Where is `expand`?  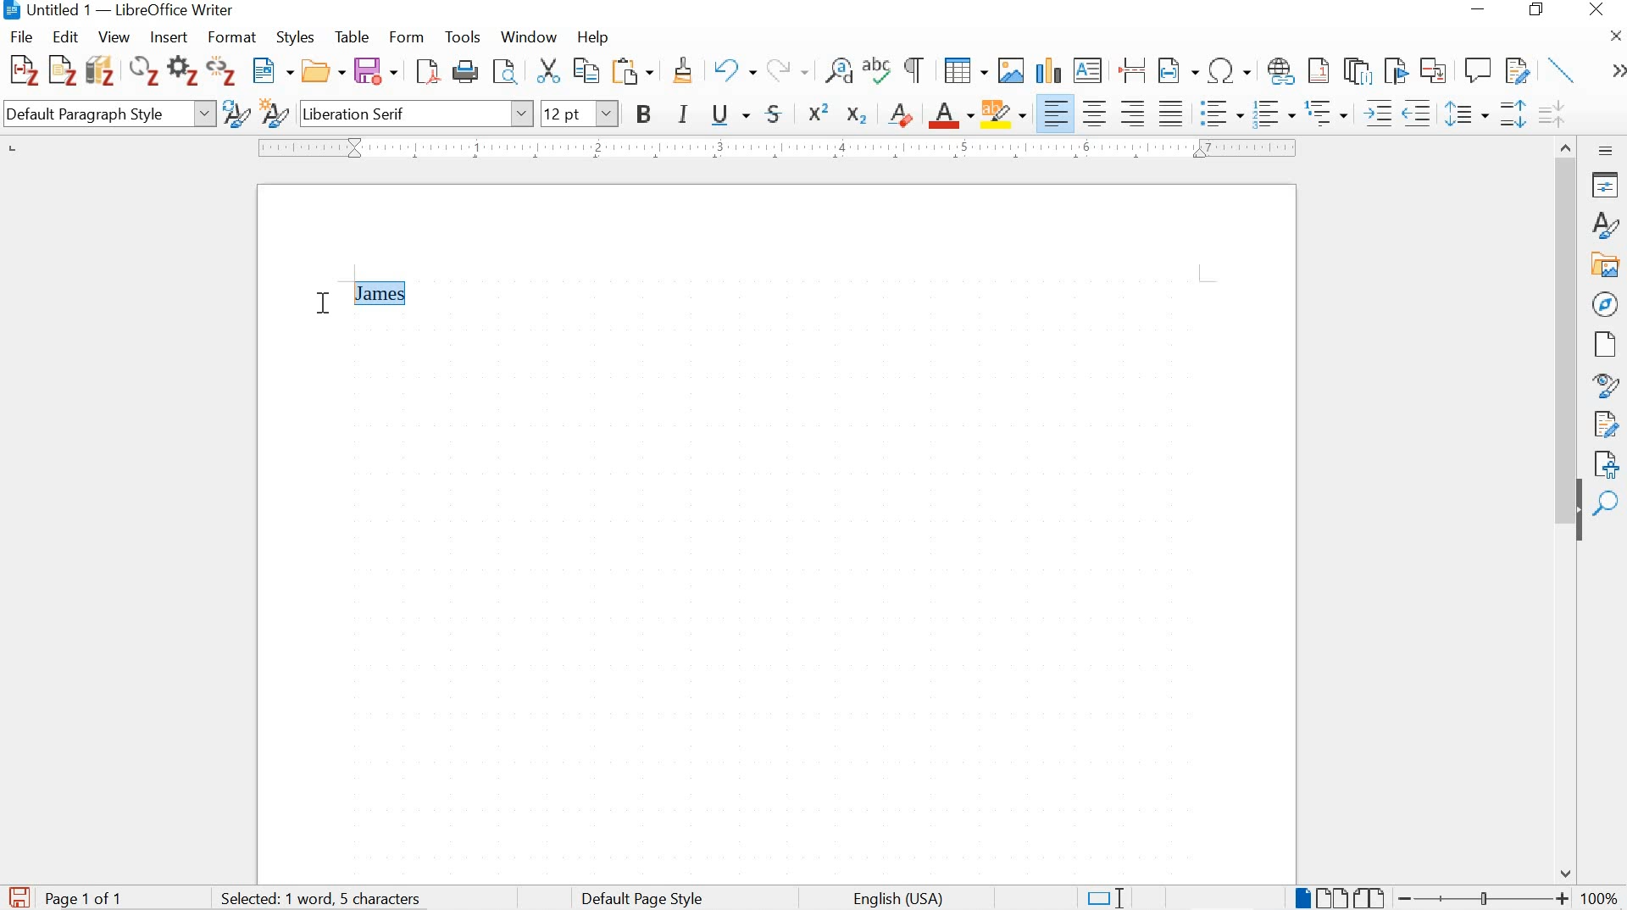 expand is located at coordinates (1615, 71).